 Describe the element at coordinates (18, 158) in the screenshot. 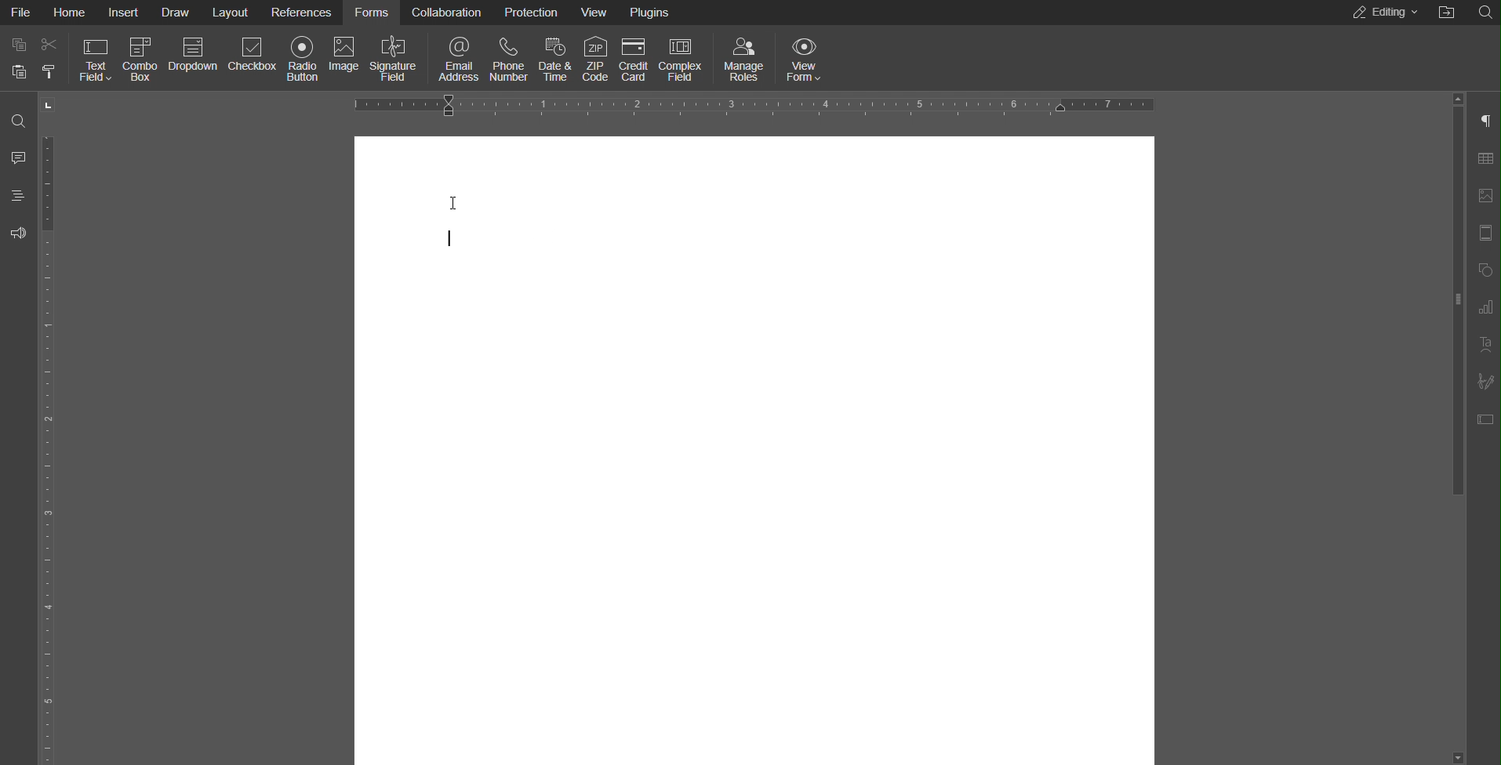

I see `Comments` at that location.